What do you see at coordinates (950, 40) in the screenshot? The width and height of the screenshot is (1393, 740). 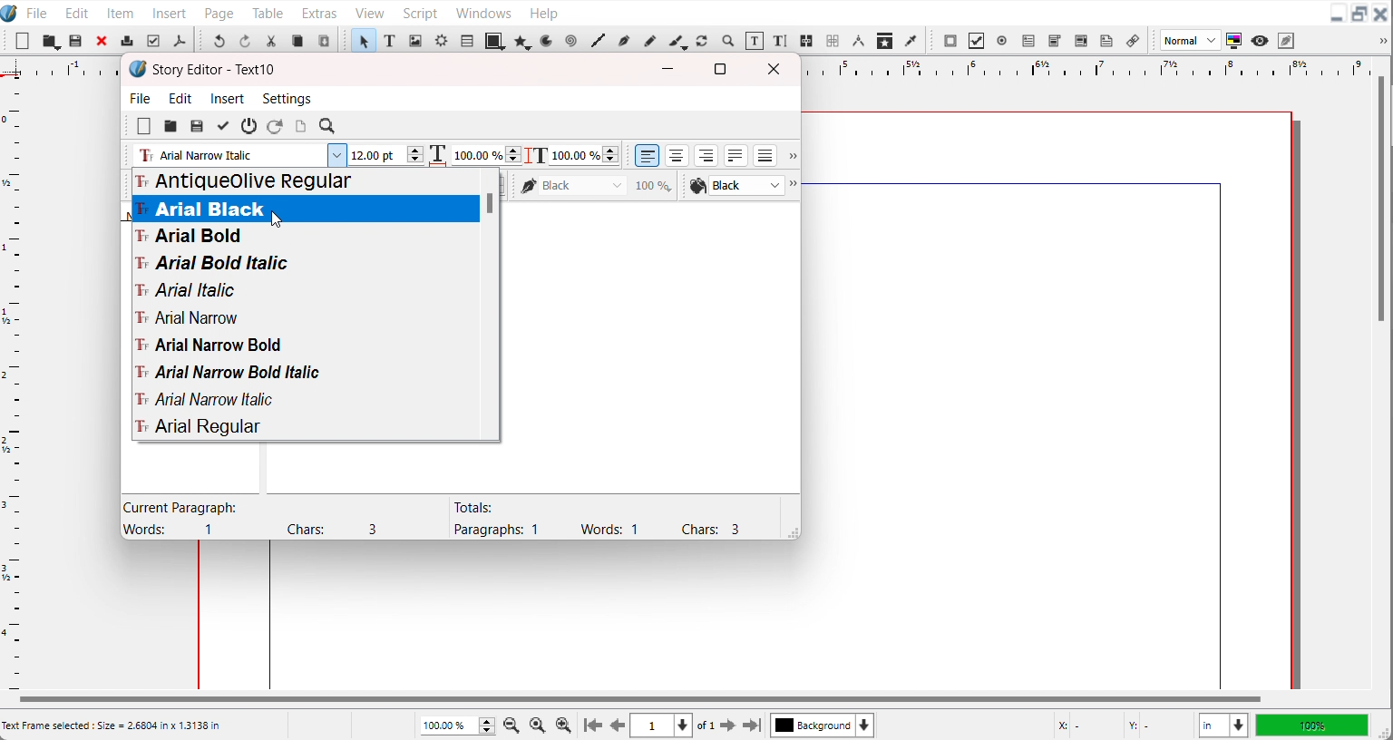 I see `PDF Push button` at bounding box center [950, 40].